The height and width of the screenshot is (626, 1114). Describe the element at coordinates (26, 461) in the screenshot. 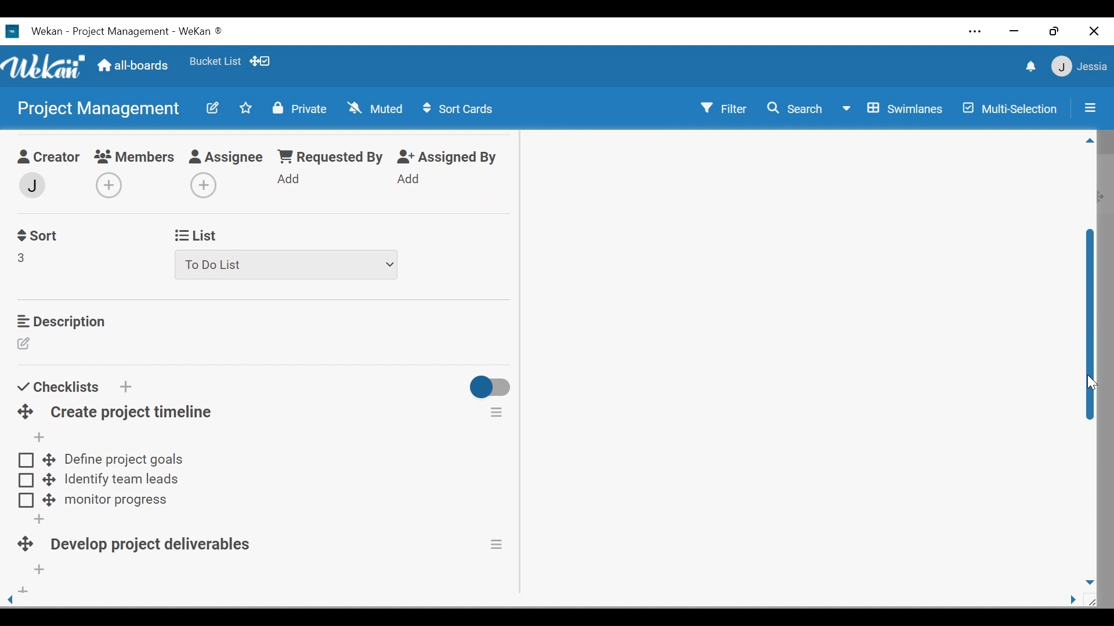

I see `(un)check ` at that location.